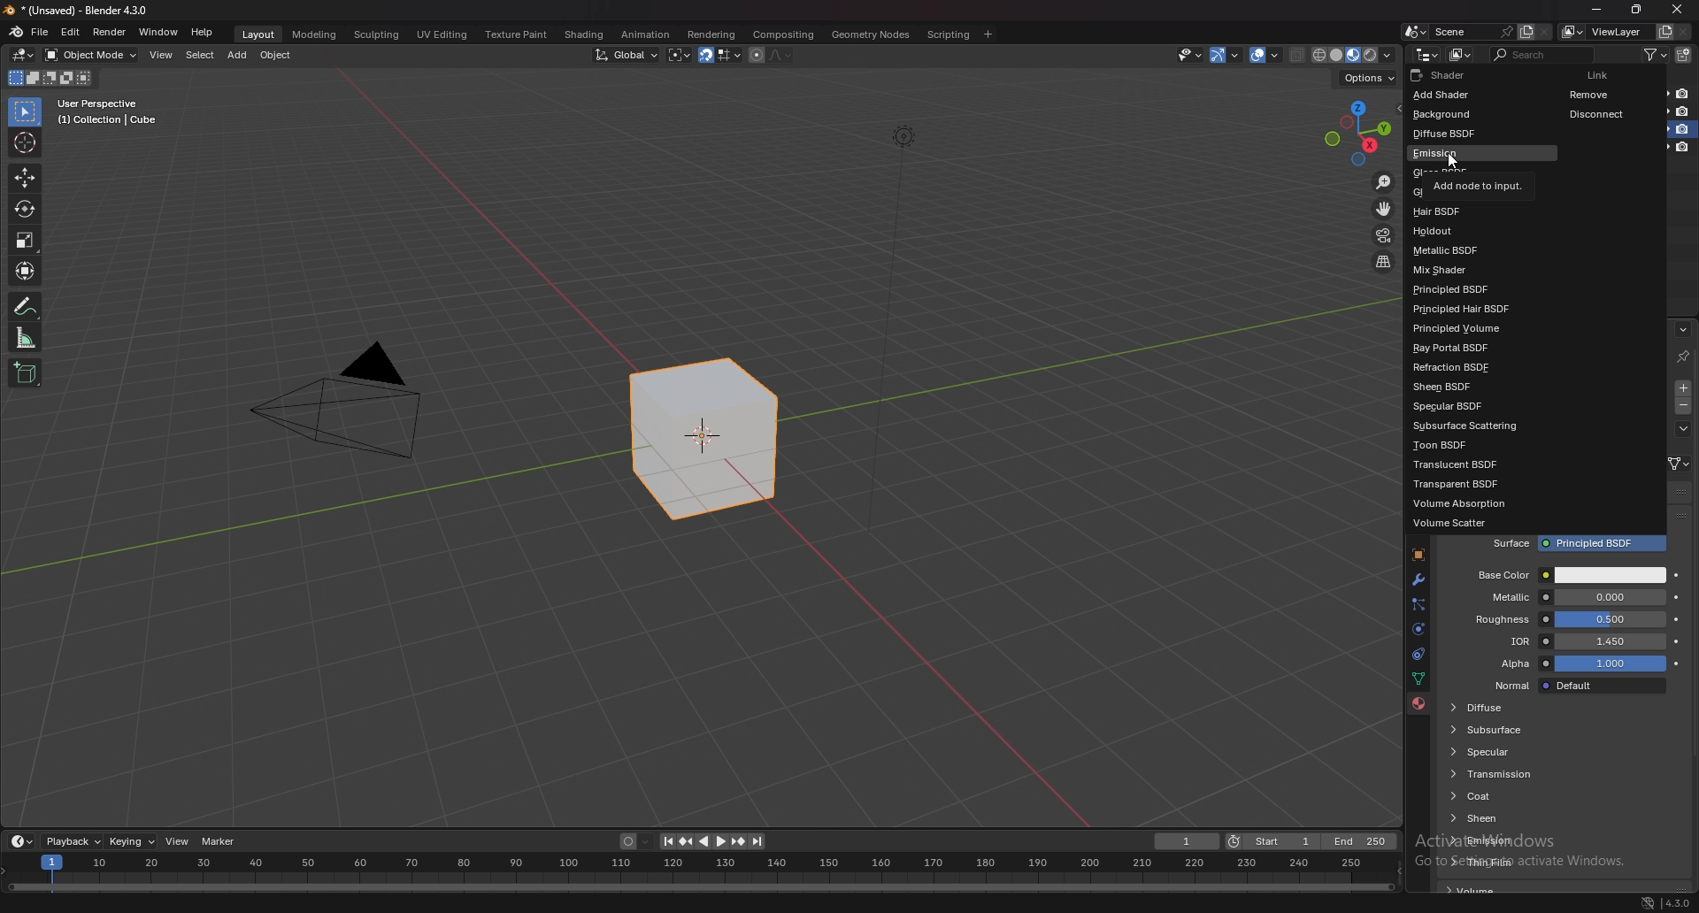  Describe the element at coordinates (26, 306) in the screenshot. I see `annotate` at that location.